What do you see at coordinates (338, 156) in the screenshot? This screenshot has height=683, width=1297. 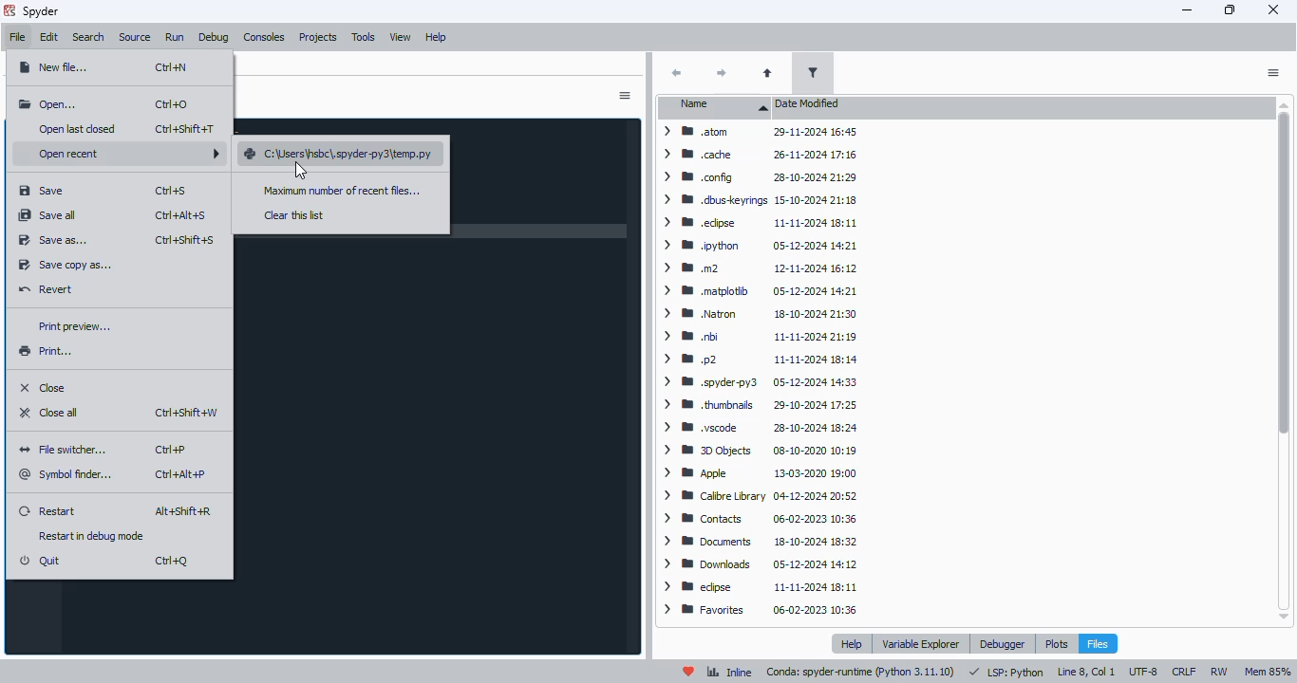 I see `temporary file` at bounding box center [338, 156].